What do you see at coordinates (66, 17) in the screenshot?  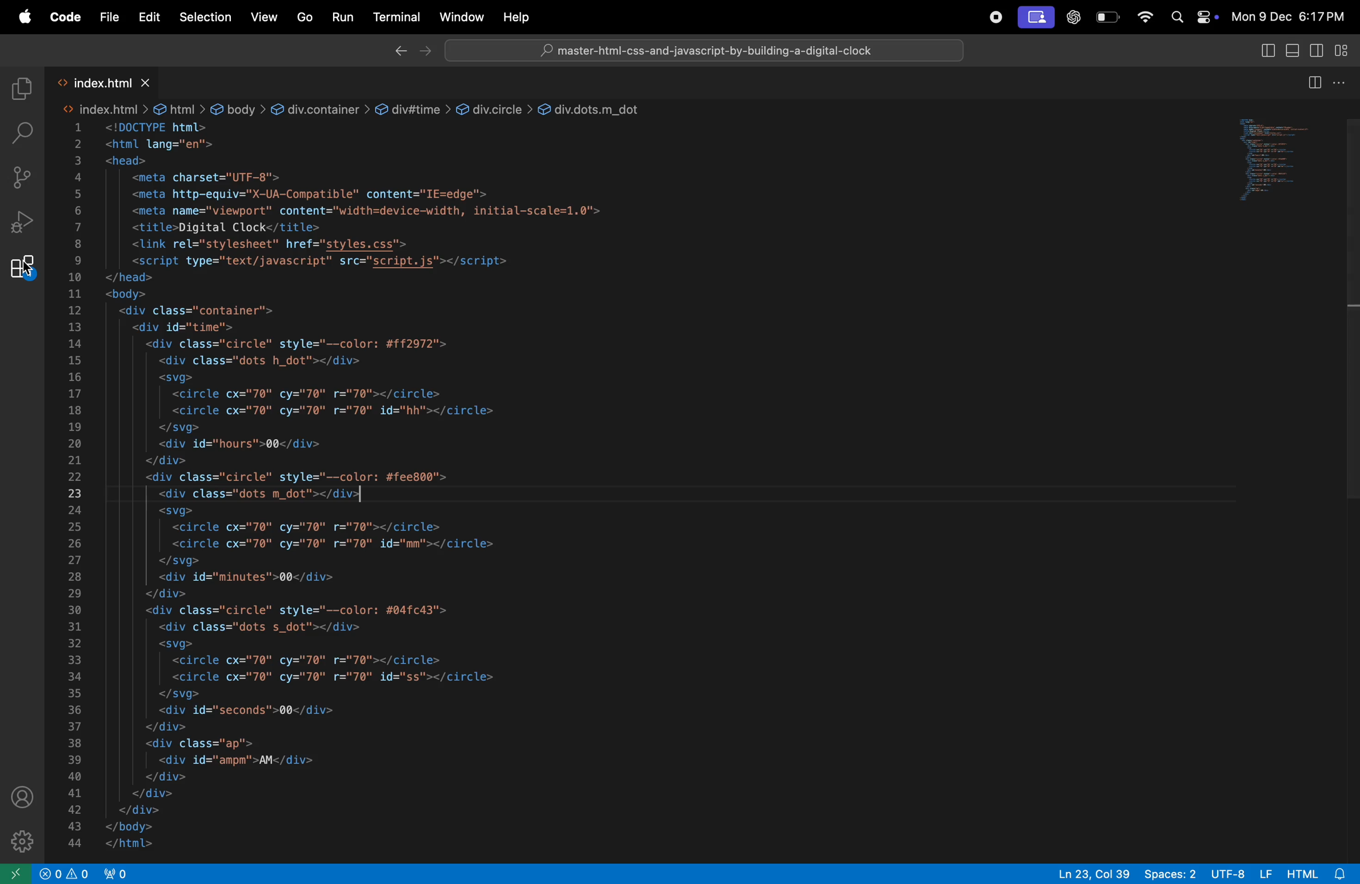 I see `Code` at bounding box center [66, 17].